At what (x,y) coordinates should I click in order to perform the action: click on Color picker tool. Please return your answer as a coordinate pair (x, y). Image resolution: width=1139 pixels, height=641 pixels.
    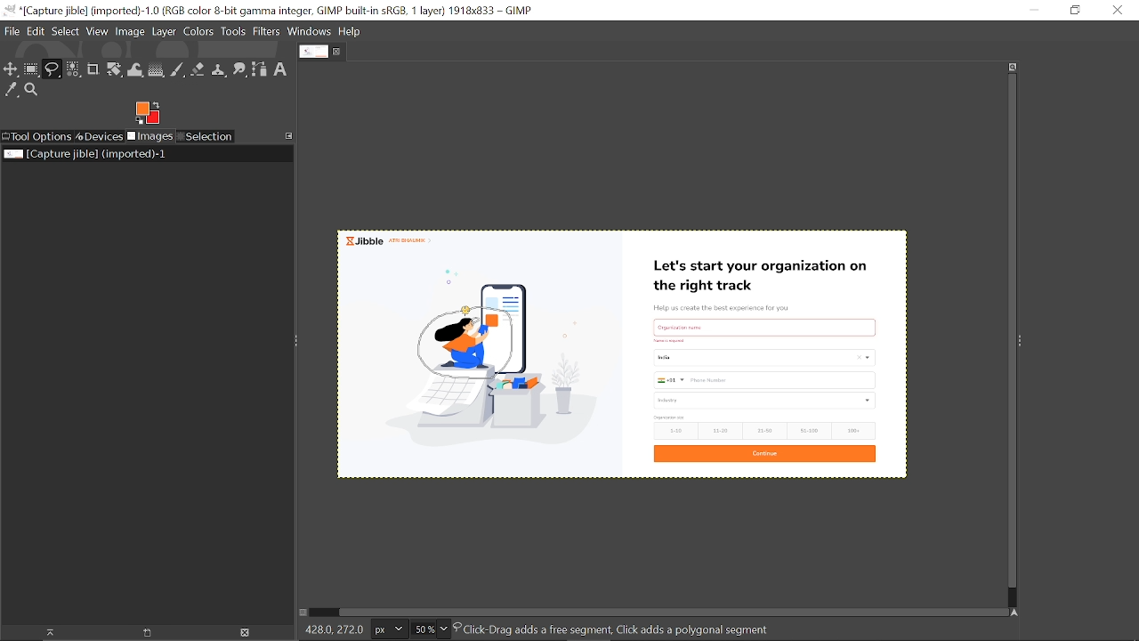
    Looking at the image, I should click on (12, 91).